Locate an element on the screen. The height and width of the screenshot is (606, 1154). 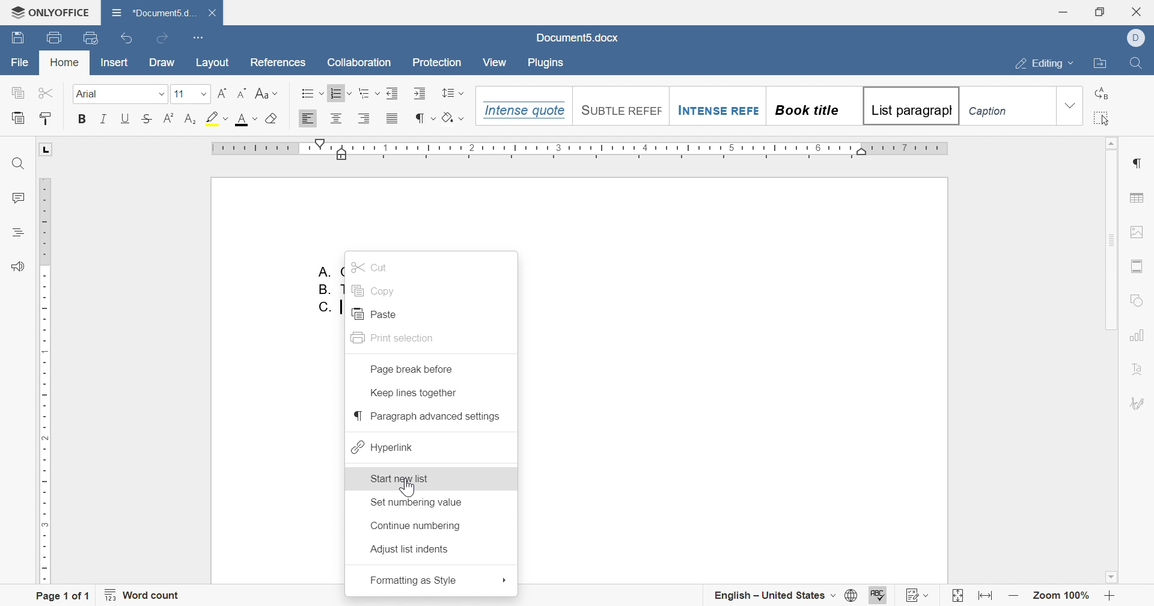
customize quick access toolbar is located at coordinates (201, 38).